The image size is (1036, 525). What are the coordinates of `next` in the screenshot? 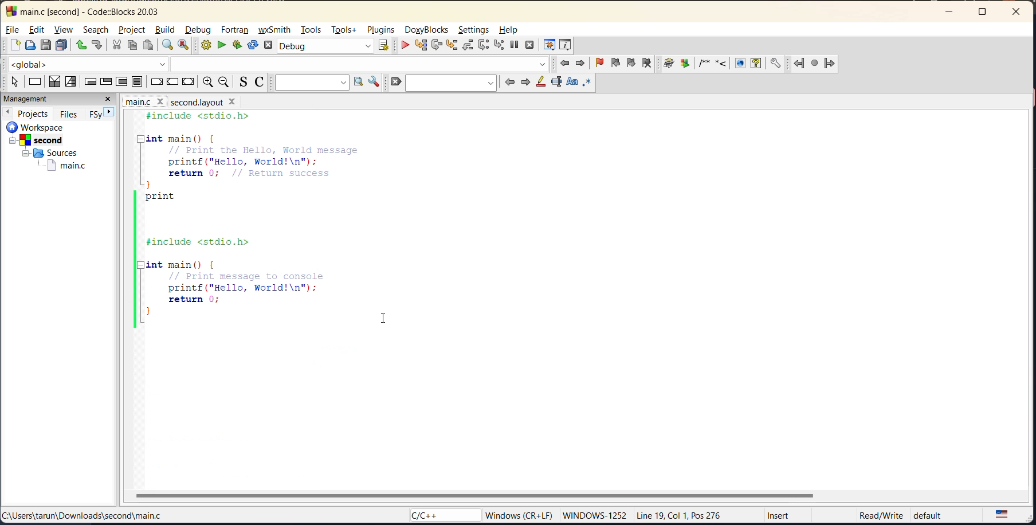 It's located at (524, 82).